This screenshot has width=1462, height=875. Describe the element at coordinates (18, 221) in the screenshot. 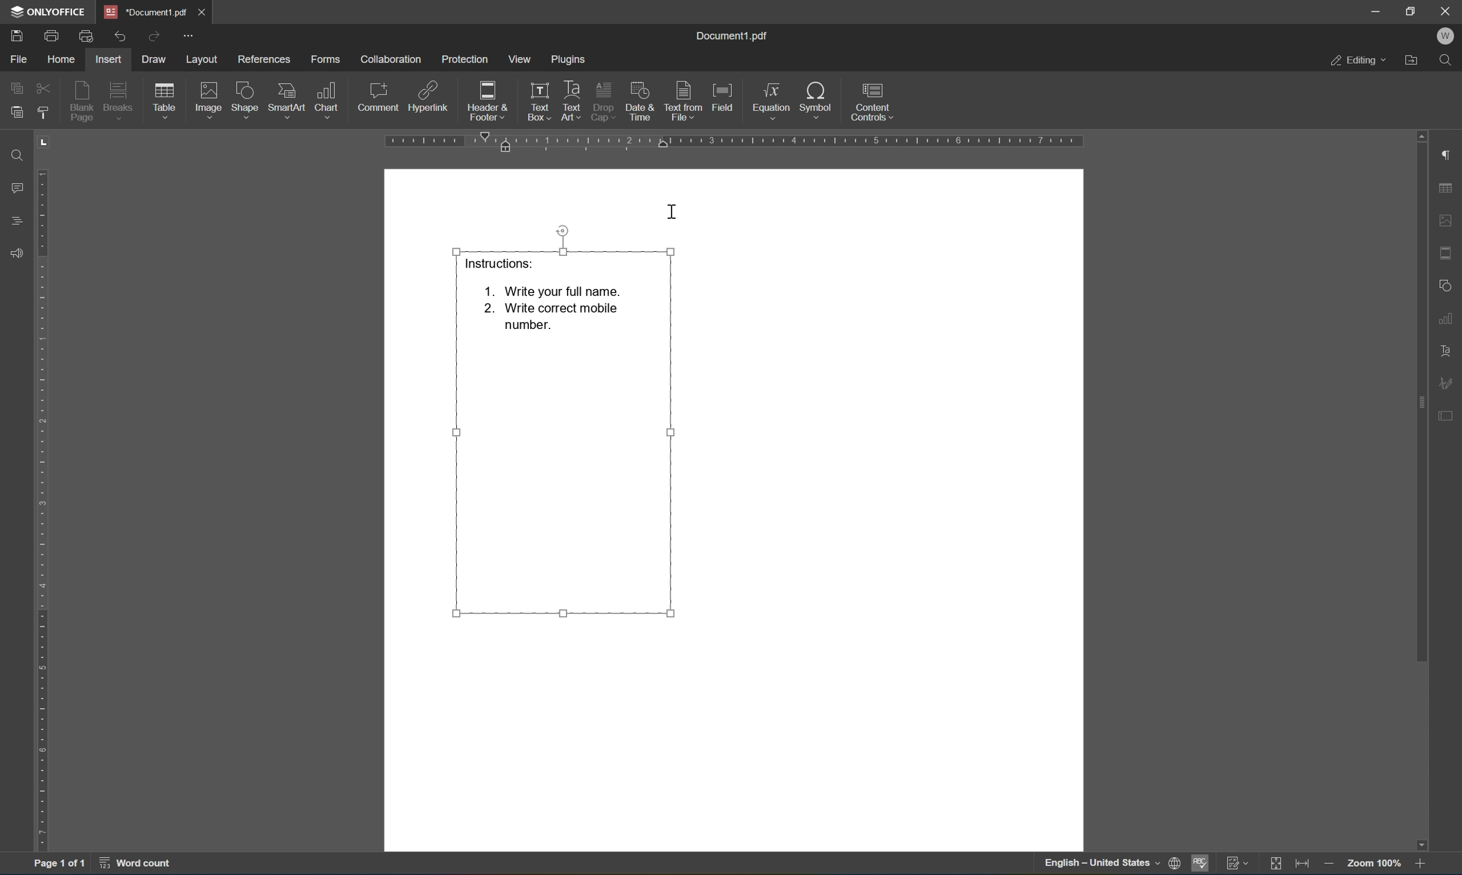

I see `Headings` at that location.